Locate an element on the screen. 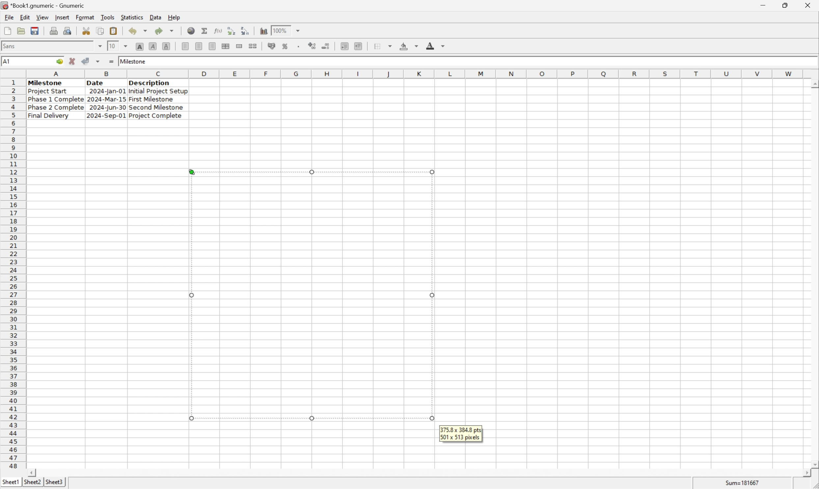 The height and width of the screenshot is (489, 819). dimensions is located at coordinates (461, 433).